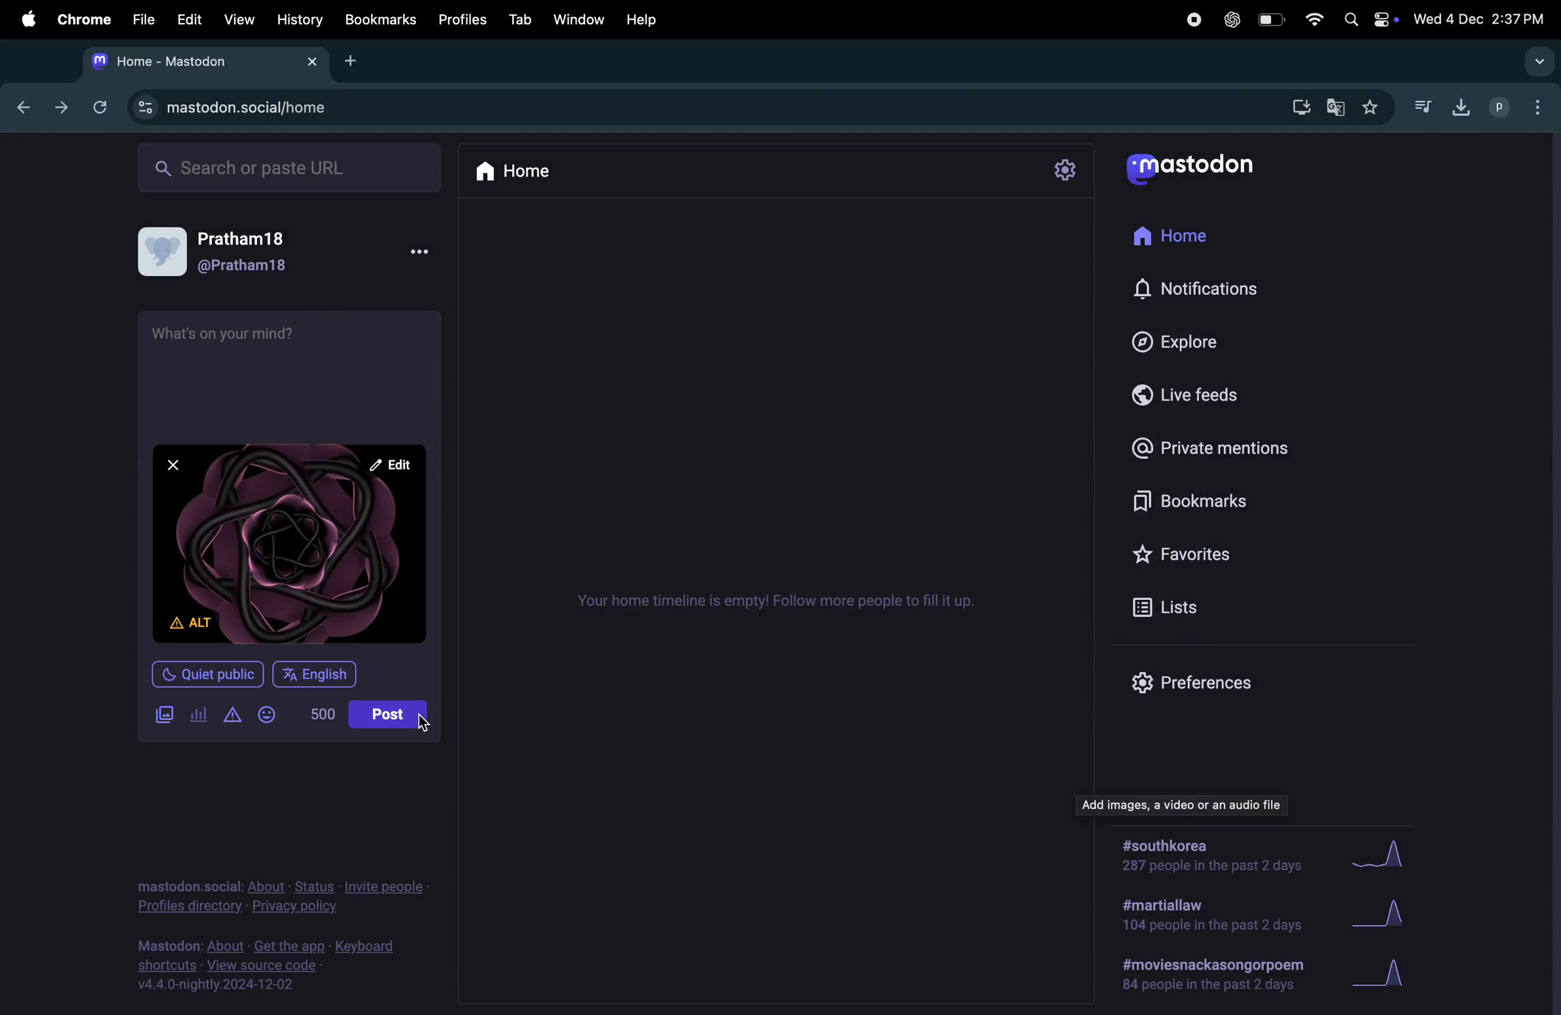 The height and width of the screenshot is (1015, 1561). Describe the element at coordinates (23, 19) in the screenshot. I see `apple menu` at that location.